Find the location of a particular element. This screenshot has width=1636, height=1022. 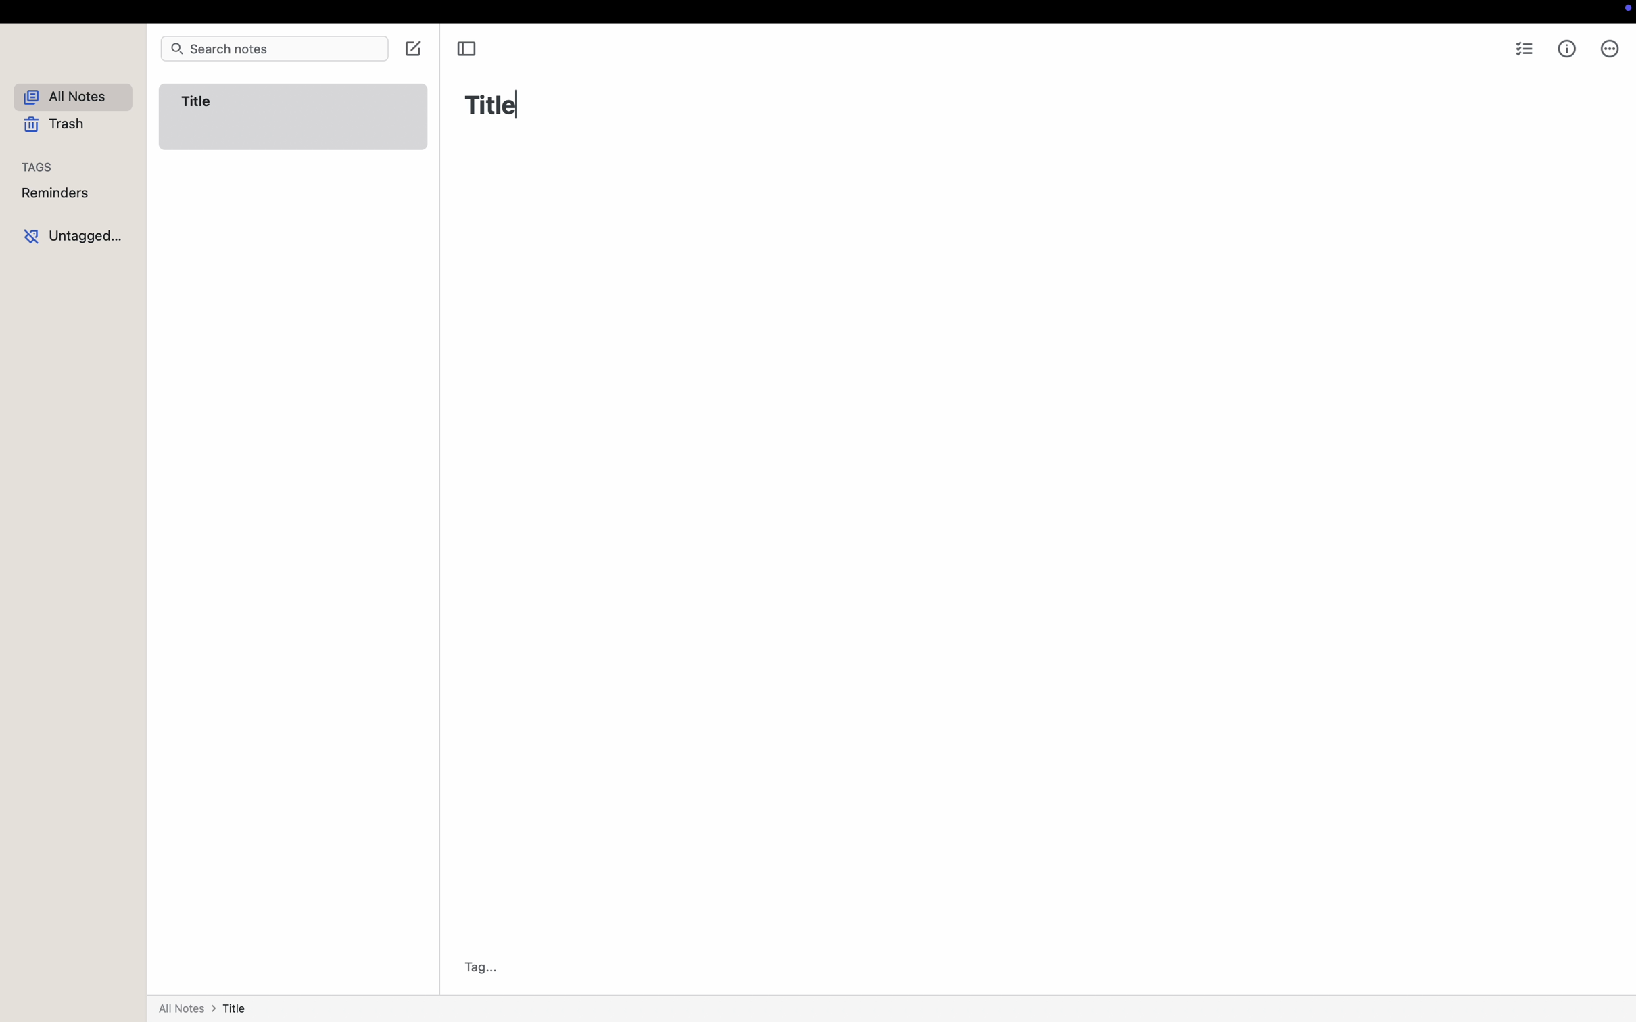

Title is located at coordinates (293, 117).